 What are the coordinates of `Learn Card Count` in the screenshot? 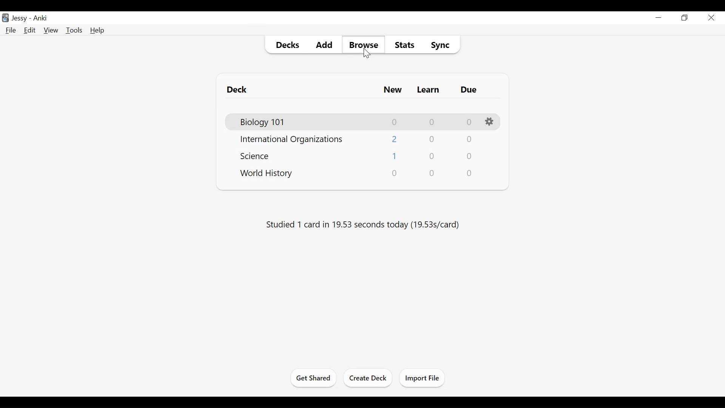 It's located at (431, 122).